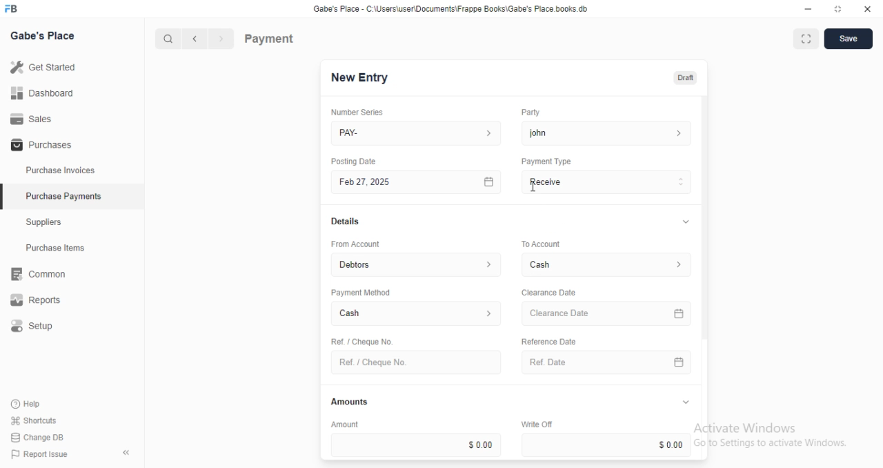 The height and width of the screenshot is (468, 883). What do you see at coordinates (15, 9) in the screenshot?
I see `logo` at bounding box center [15, 9].